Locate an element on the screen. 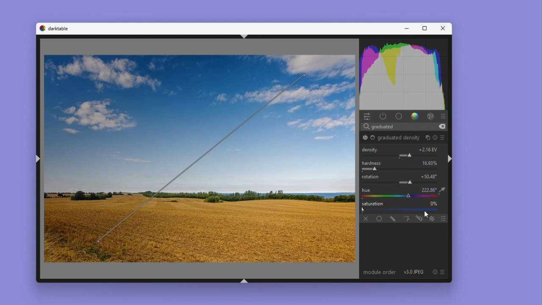 This screenshot has width=542, height=305. Uniformly is located at coordinates (377, 218).